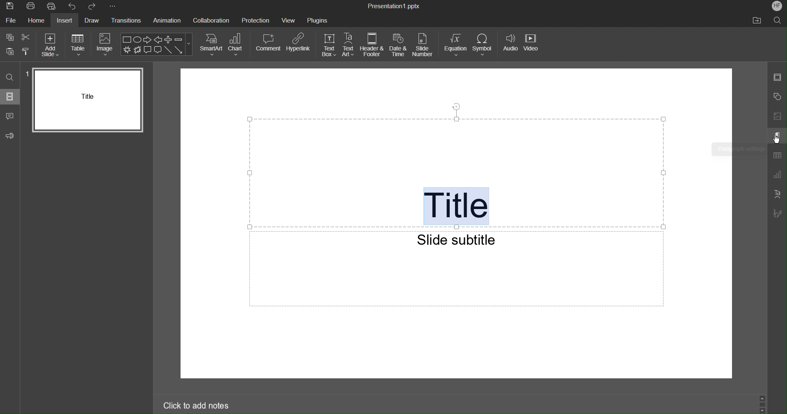 The width and height of the screenshot is (787, 414). What do you see at coordinates (484, 45) in the screenshot?
I see `Symbol` at bounding box center [484, 45].